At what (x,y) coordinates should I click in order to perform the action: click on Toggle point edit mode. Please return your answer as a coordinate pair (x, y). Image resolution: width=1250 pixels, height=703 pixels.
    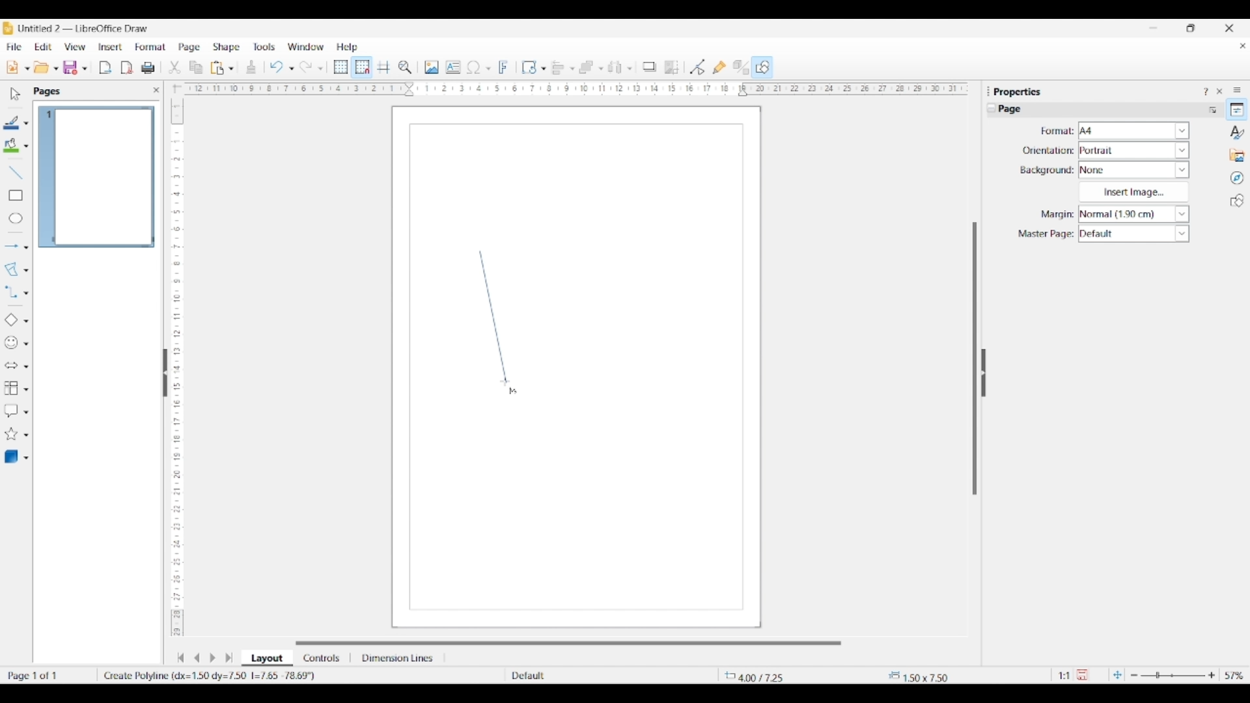
    Looking at the image, I should click on (698, 68).